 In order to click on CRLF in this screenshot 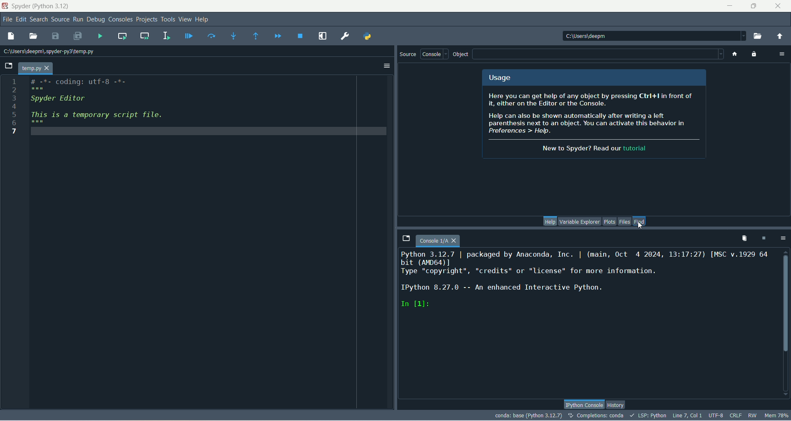, I will do `click(736, 416)`.